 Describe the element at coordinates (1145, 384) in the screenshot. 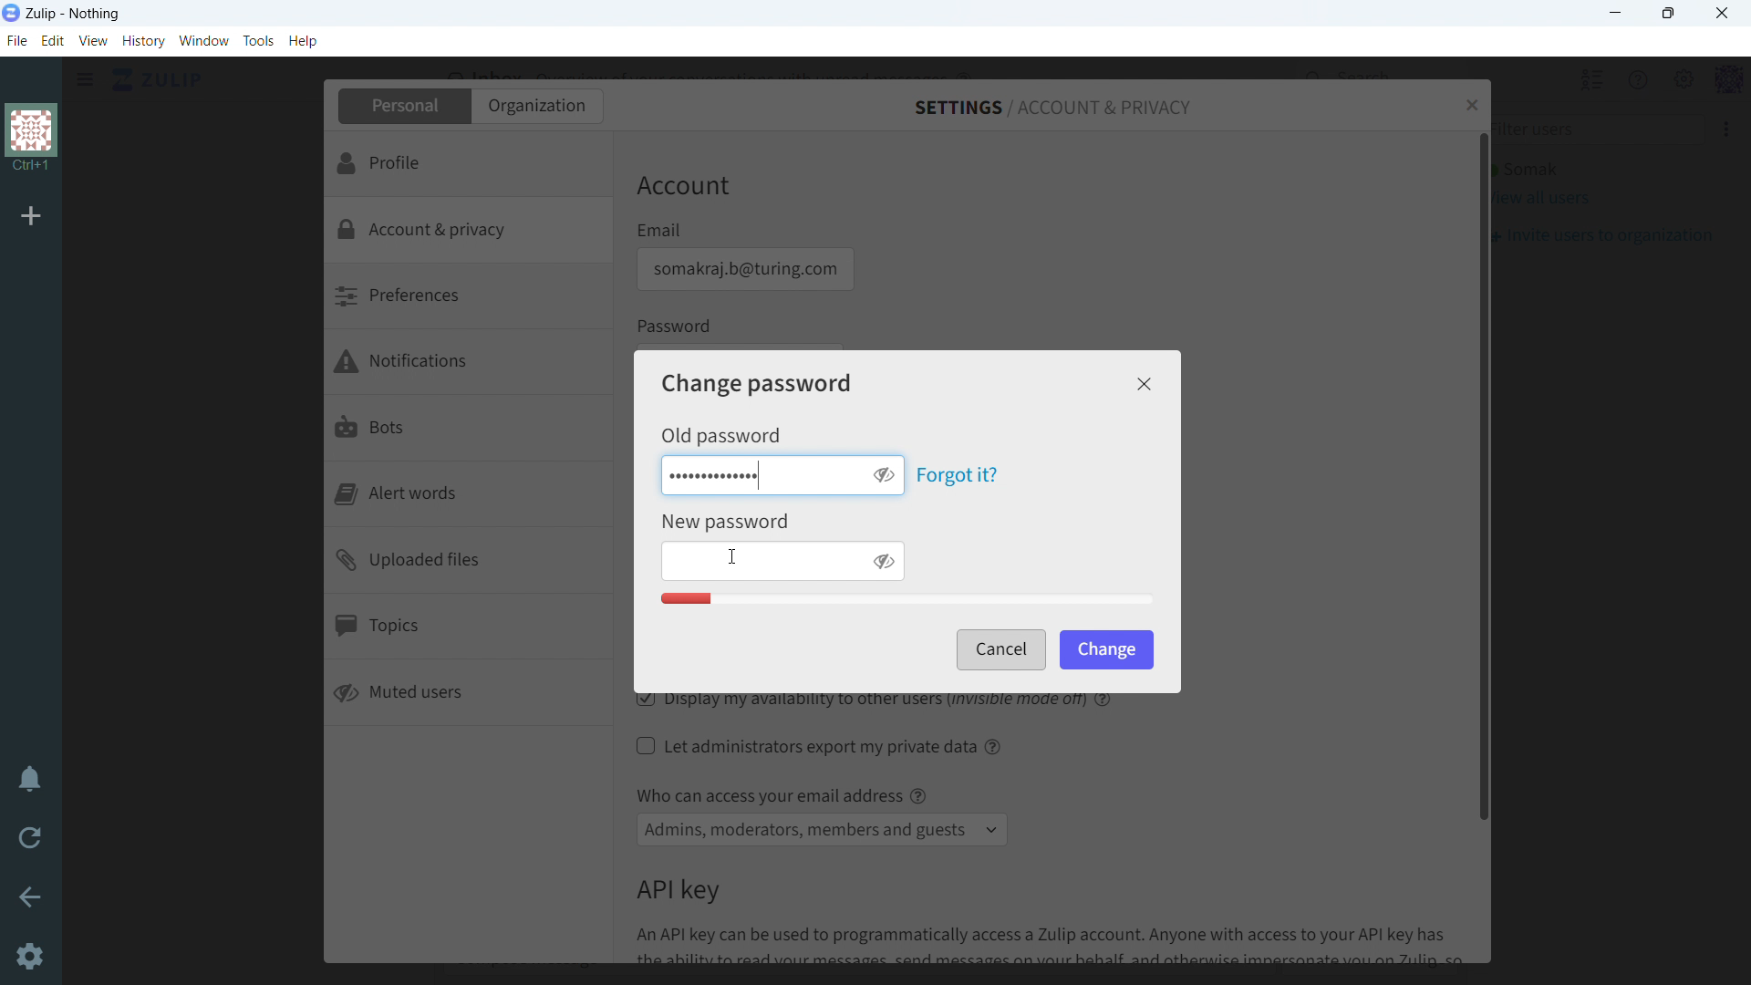

I see `close` at that location.